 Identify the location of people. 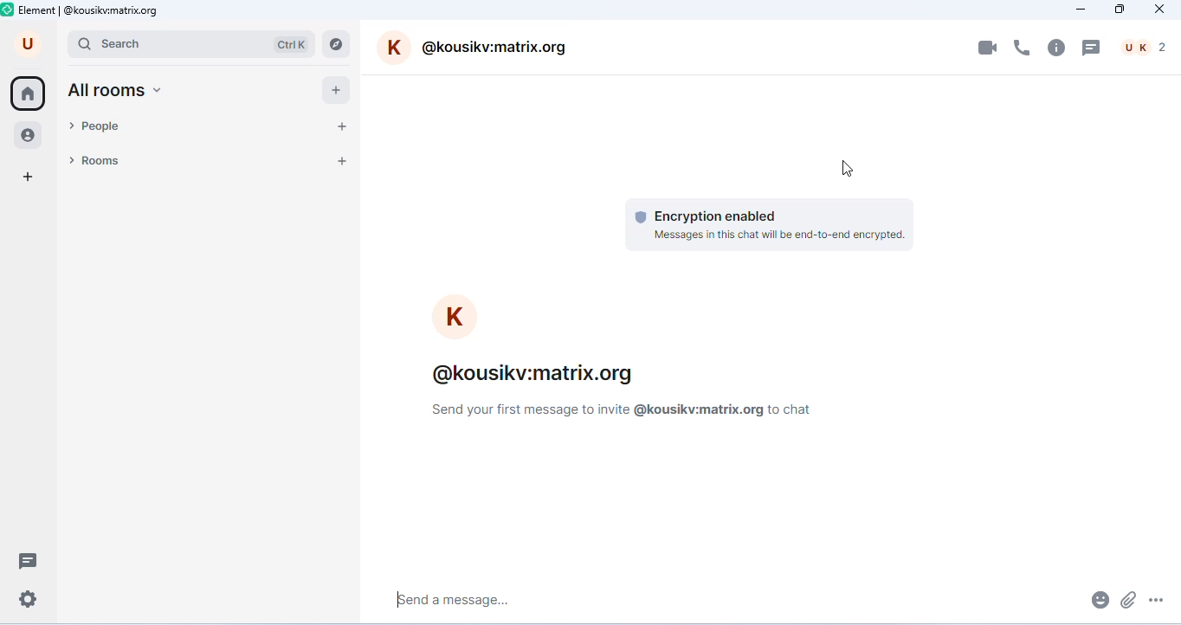
(30, 136).